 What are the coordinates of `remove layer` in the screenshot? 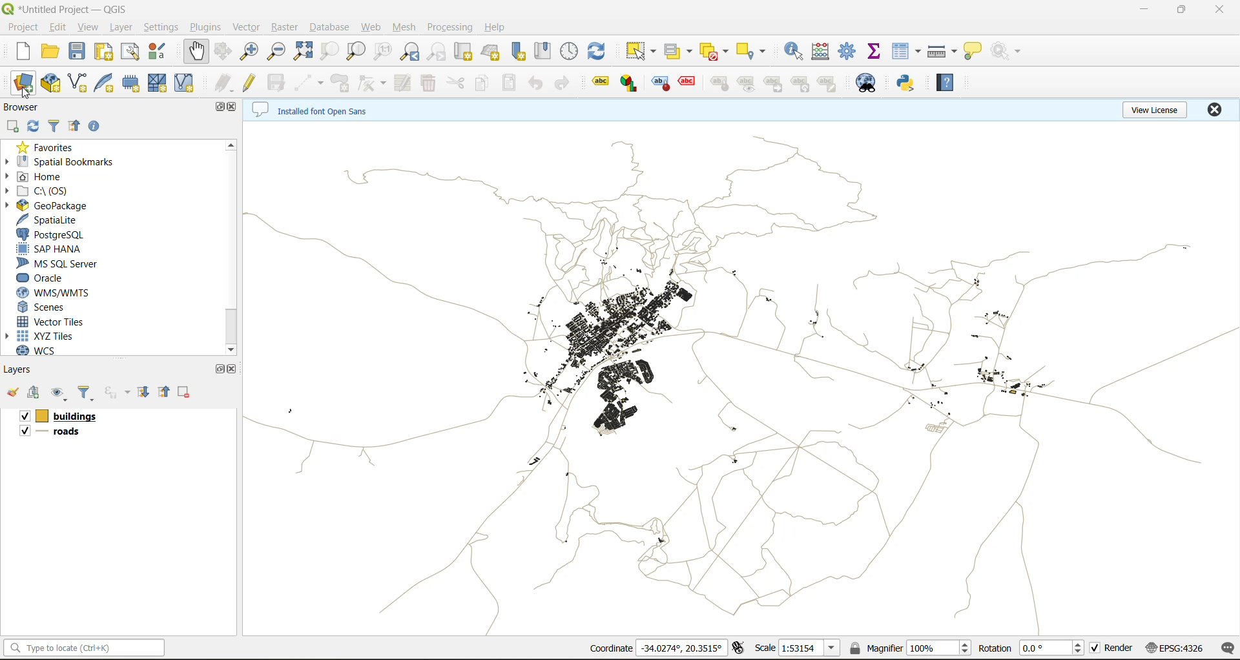 It's located at (185, 392).